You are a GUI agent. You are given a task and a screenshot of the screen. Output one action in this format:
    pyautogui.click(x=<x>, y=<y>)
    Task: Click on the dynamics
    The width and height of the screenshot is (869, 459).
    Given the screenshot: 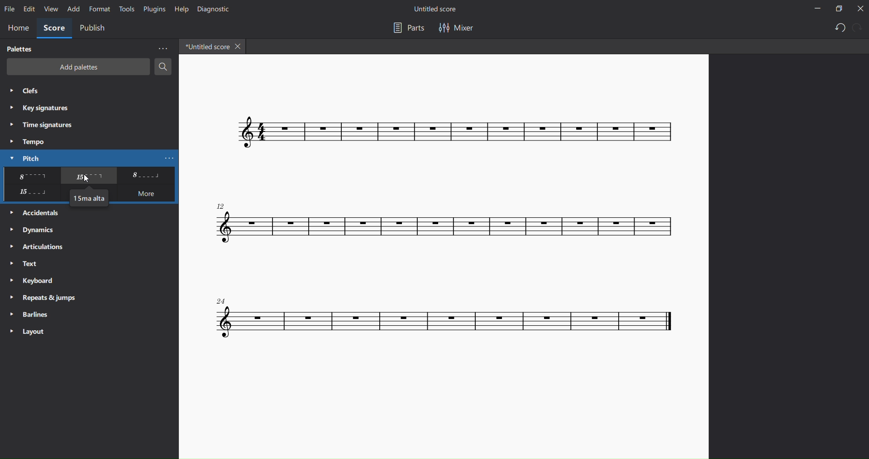 What is the action you would take?
    pyautogui.click(x=34, y=229)
    